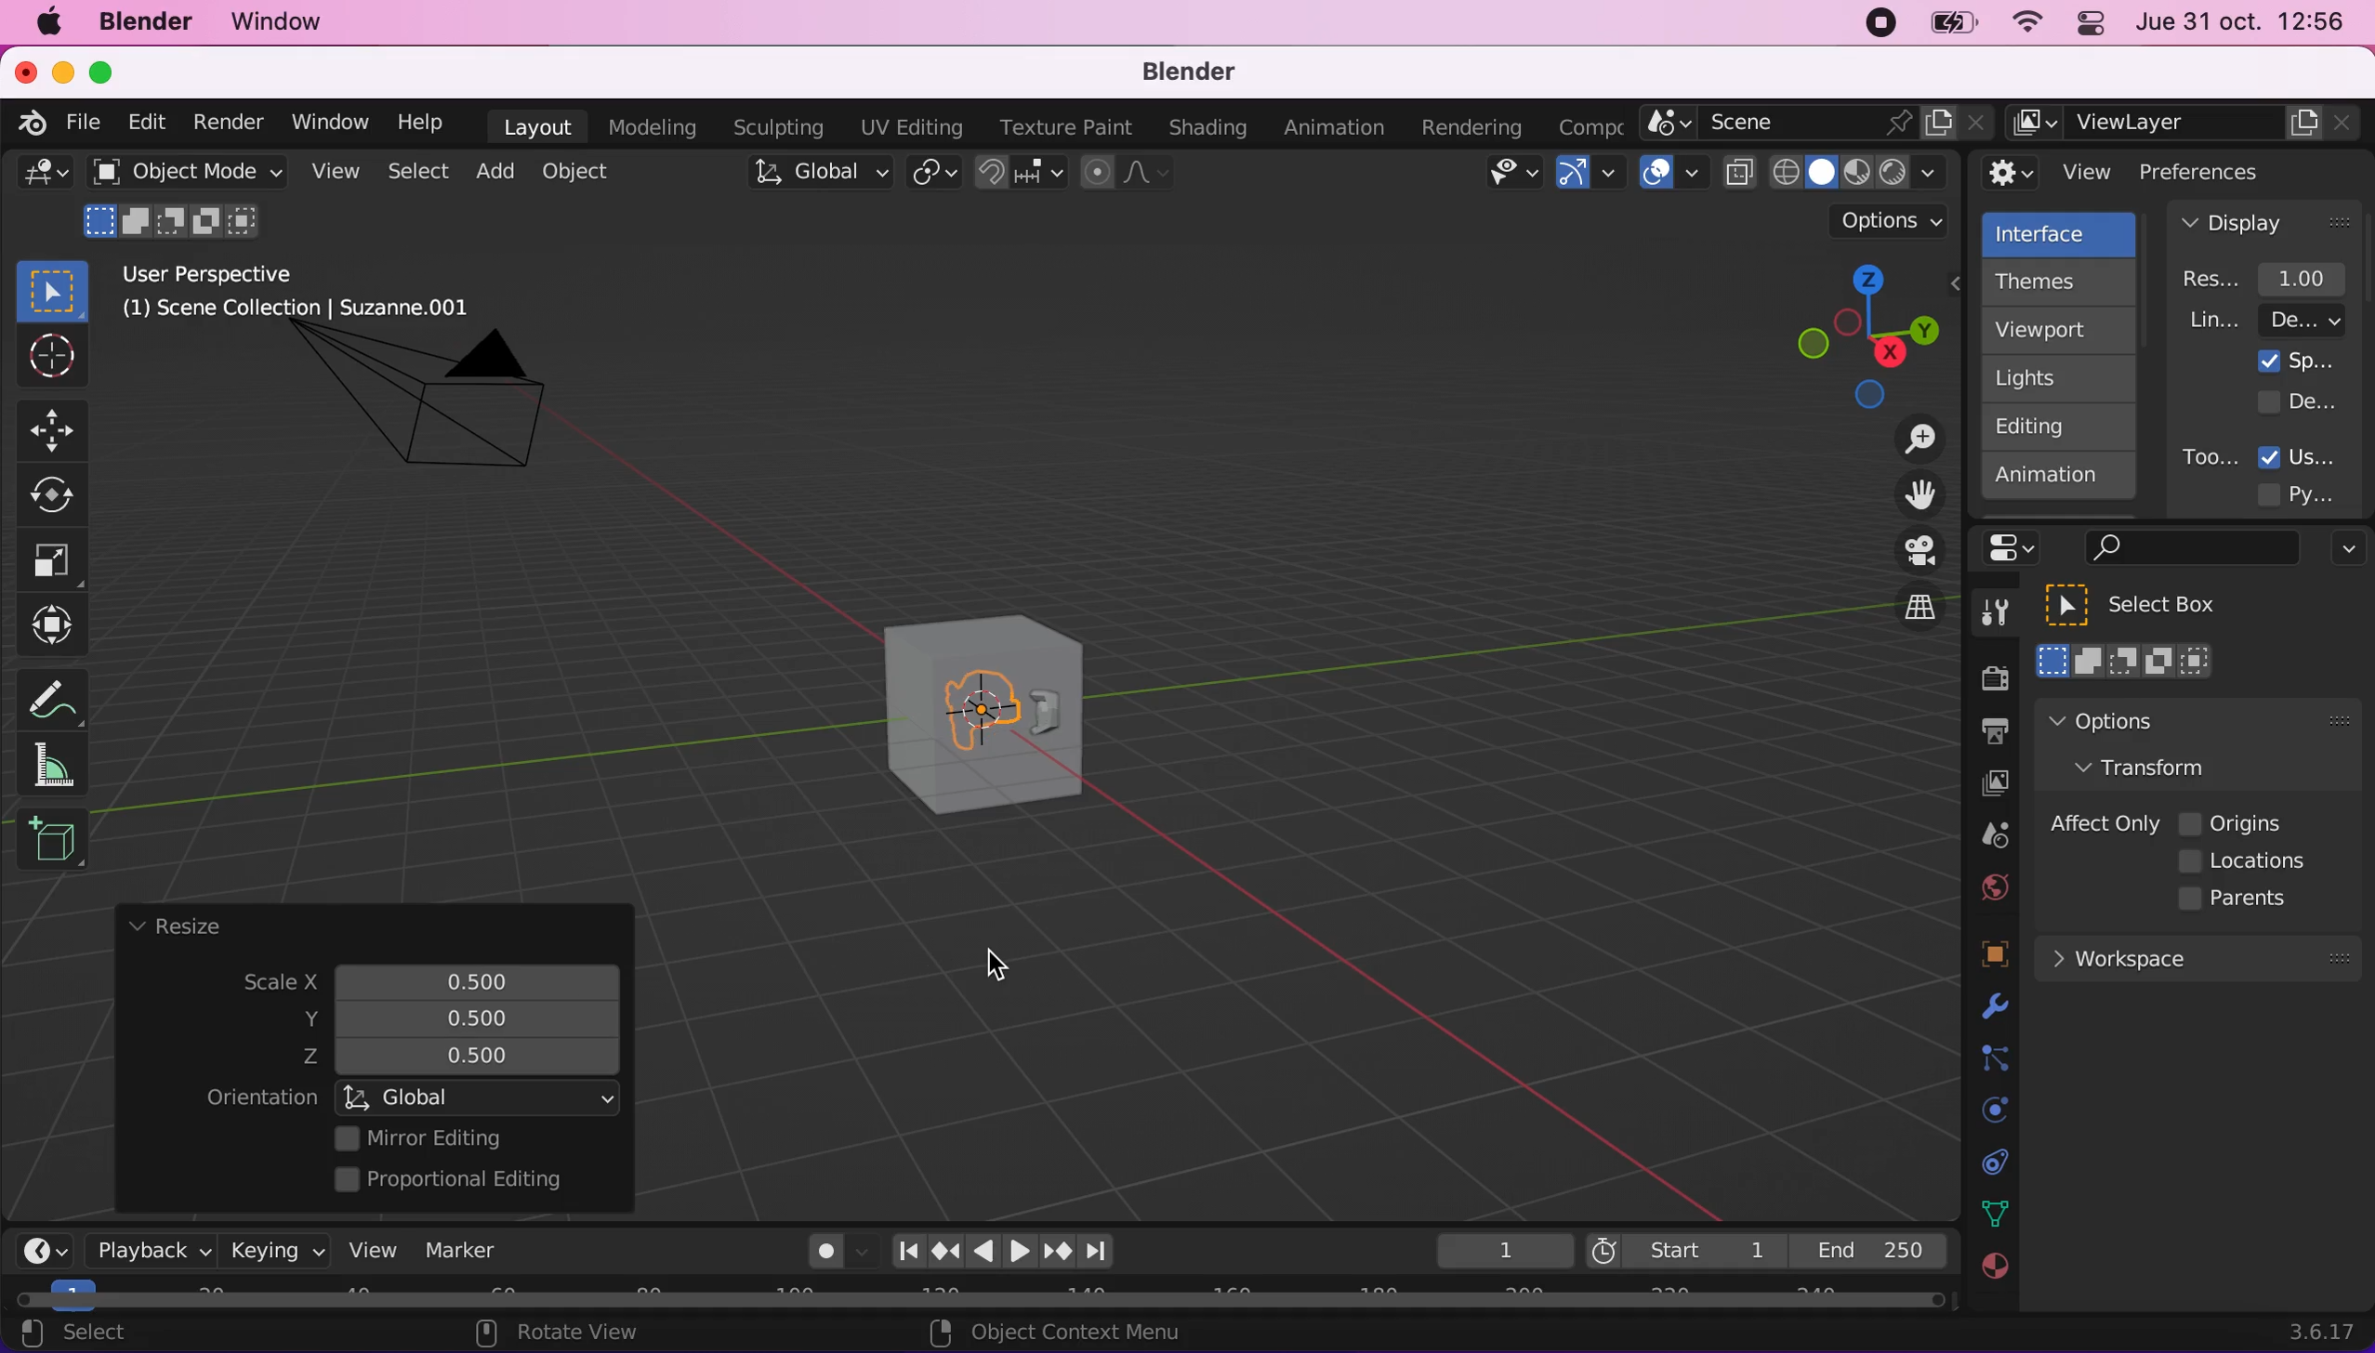  Describe the element at coordinates (37, 1236) in the screenshot. I see `editor type` at that location.